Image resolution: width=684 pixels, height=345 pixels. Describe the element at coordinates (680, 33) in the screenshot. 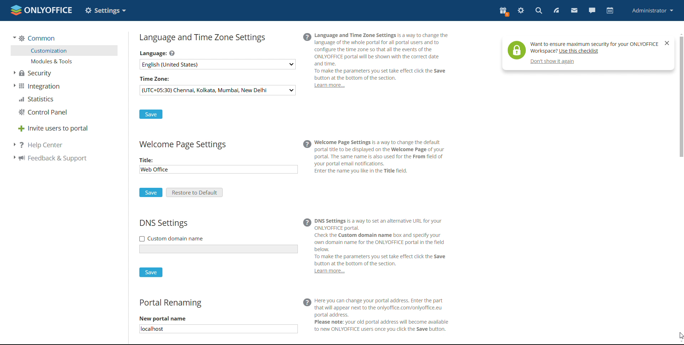

I see `scroll up` at that location.